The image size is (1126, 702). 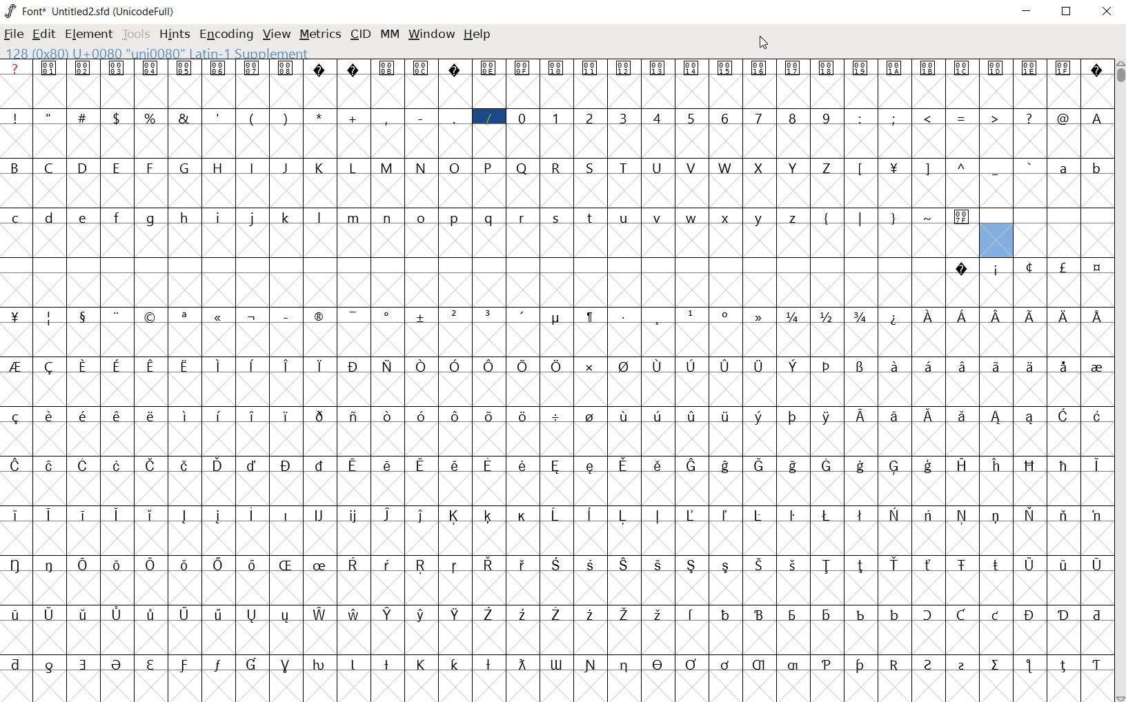 I want to click on glyph, so click(x=522, y=168).